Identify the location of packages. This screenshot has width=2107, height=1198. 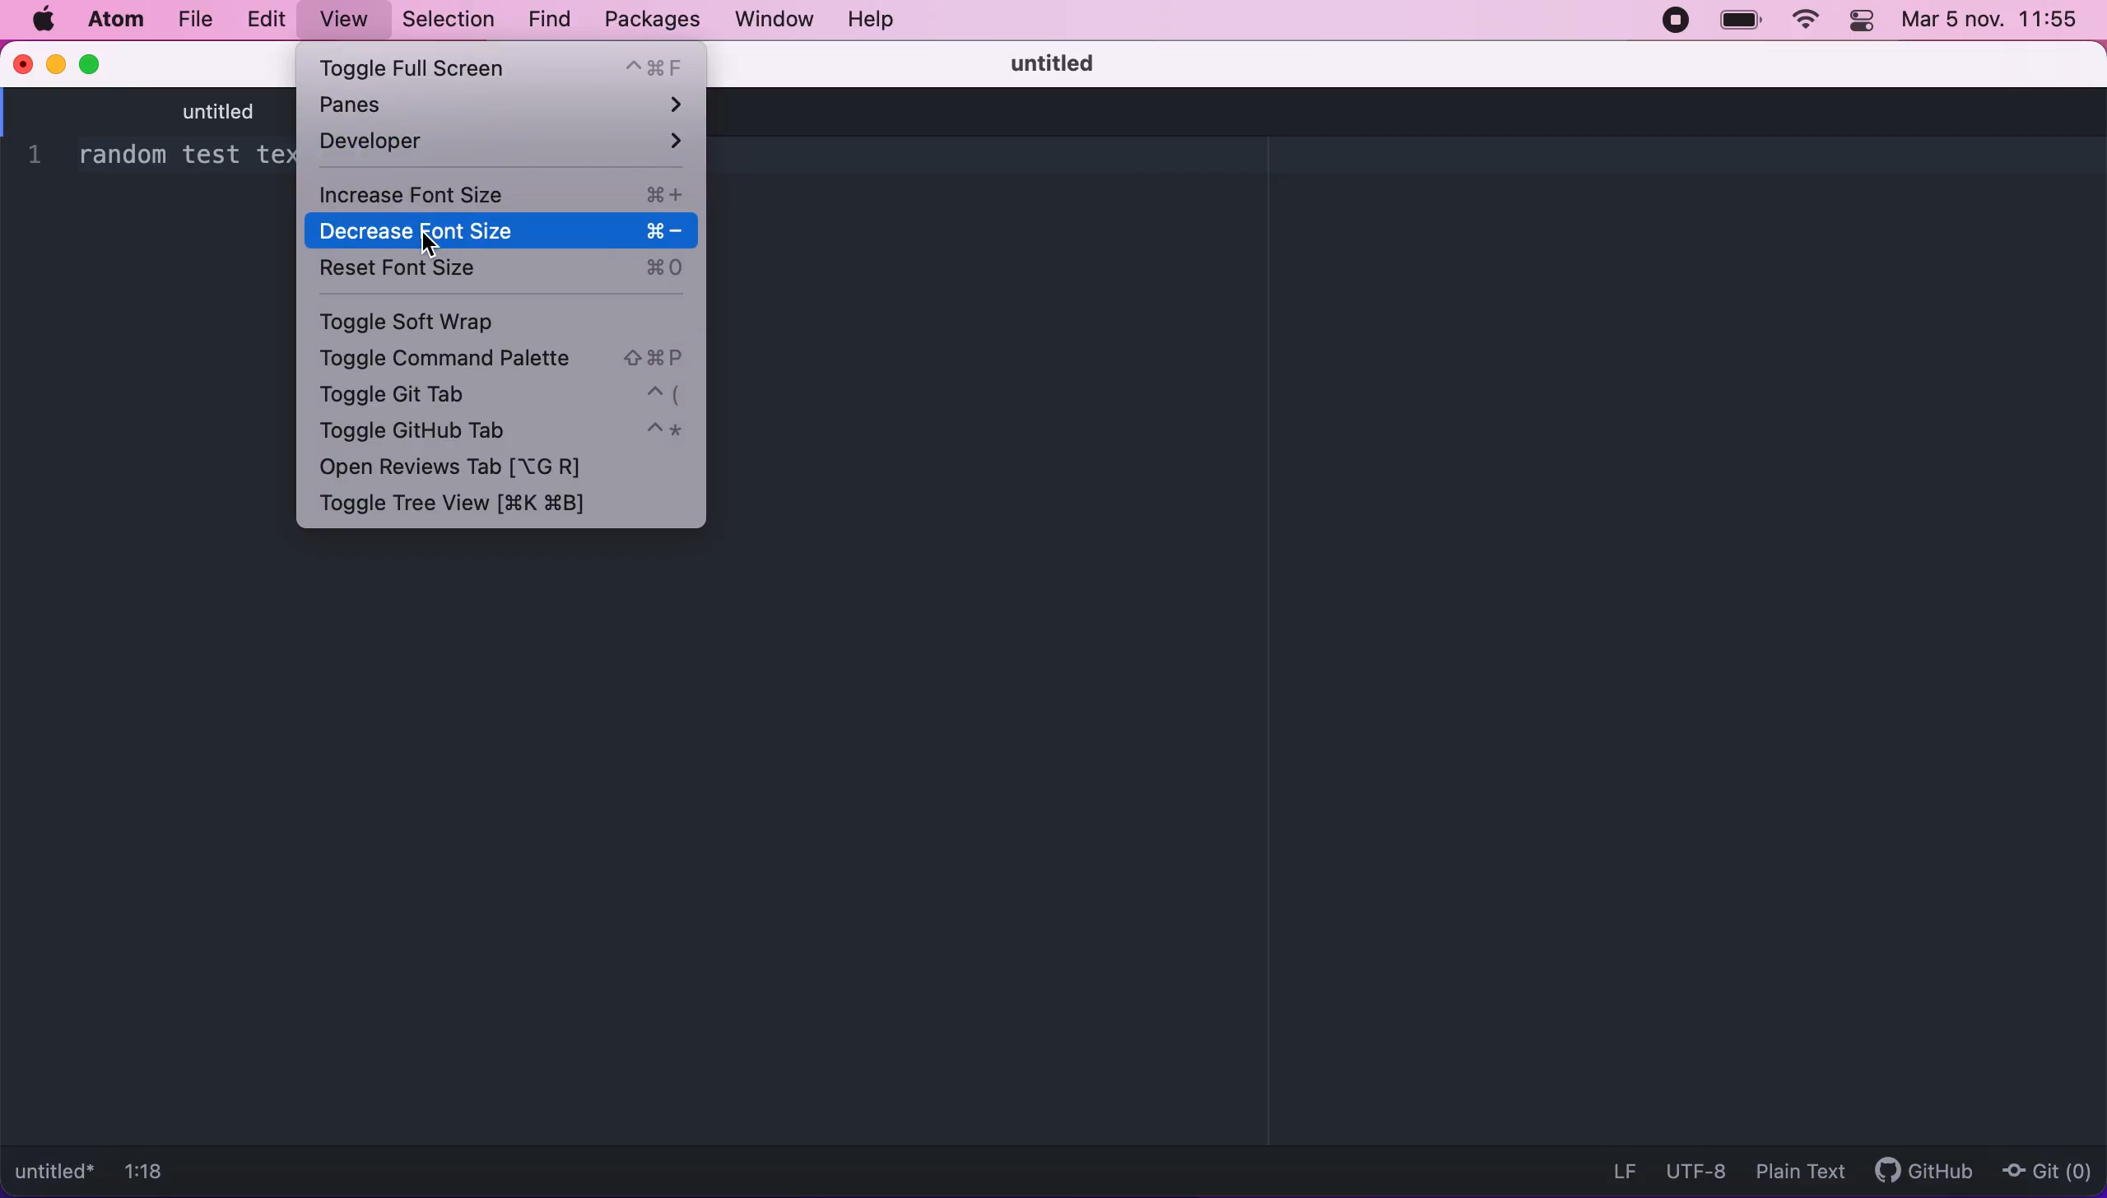
(649, 20).